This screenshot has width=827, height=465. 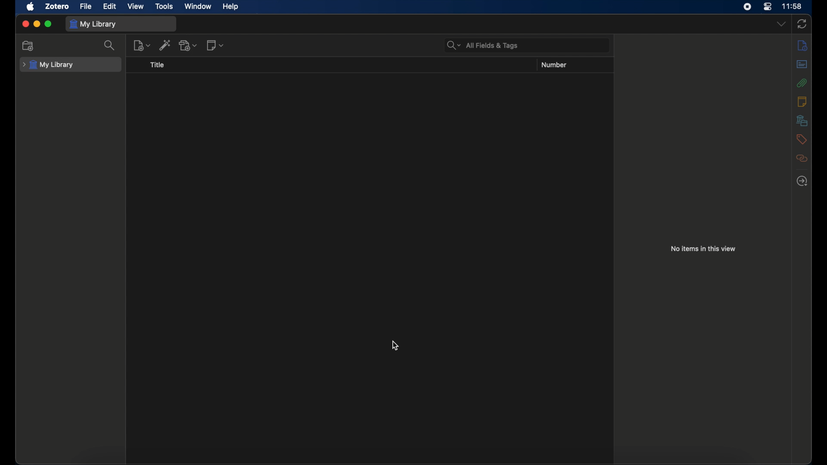 What do you see at coordinates (802, 25) in the screenshot?
I see `sync` at bounding box center [802, 25].